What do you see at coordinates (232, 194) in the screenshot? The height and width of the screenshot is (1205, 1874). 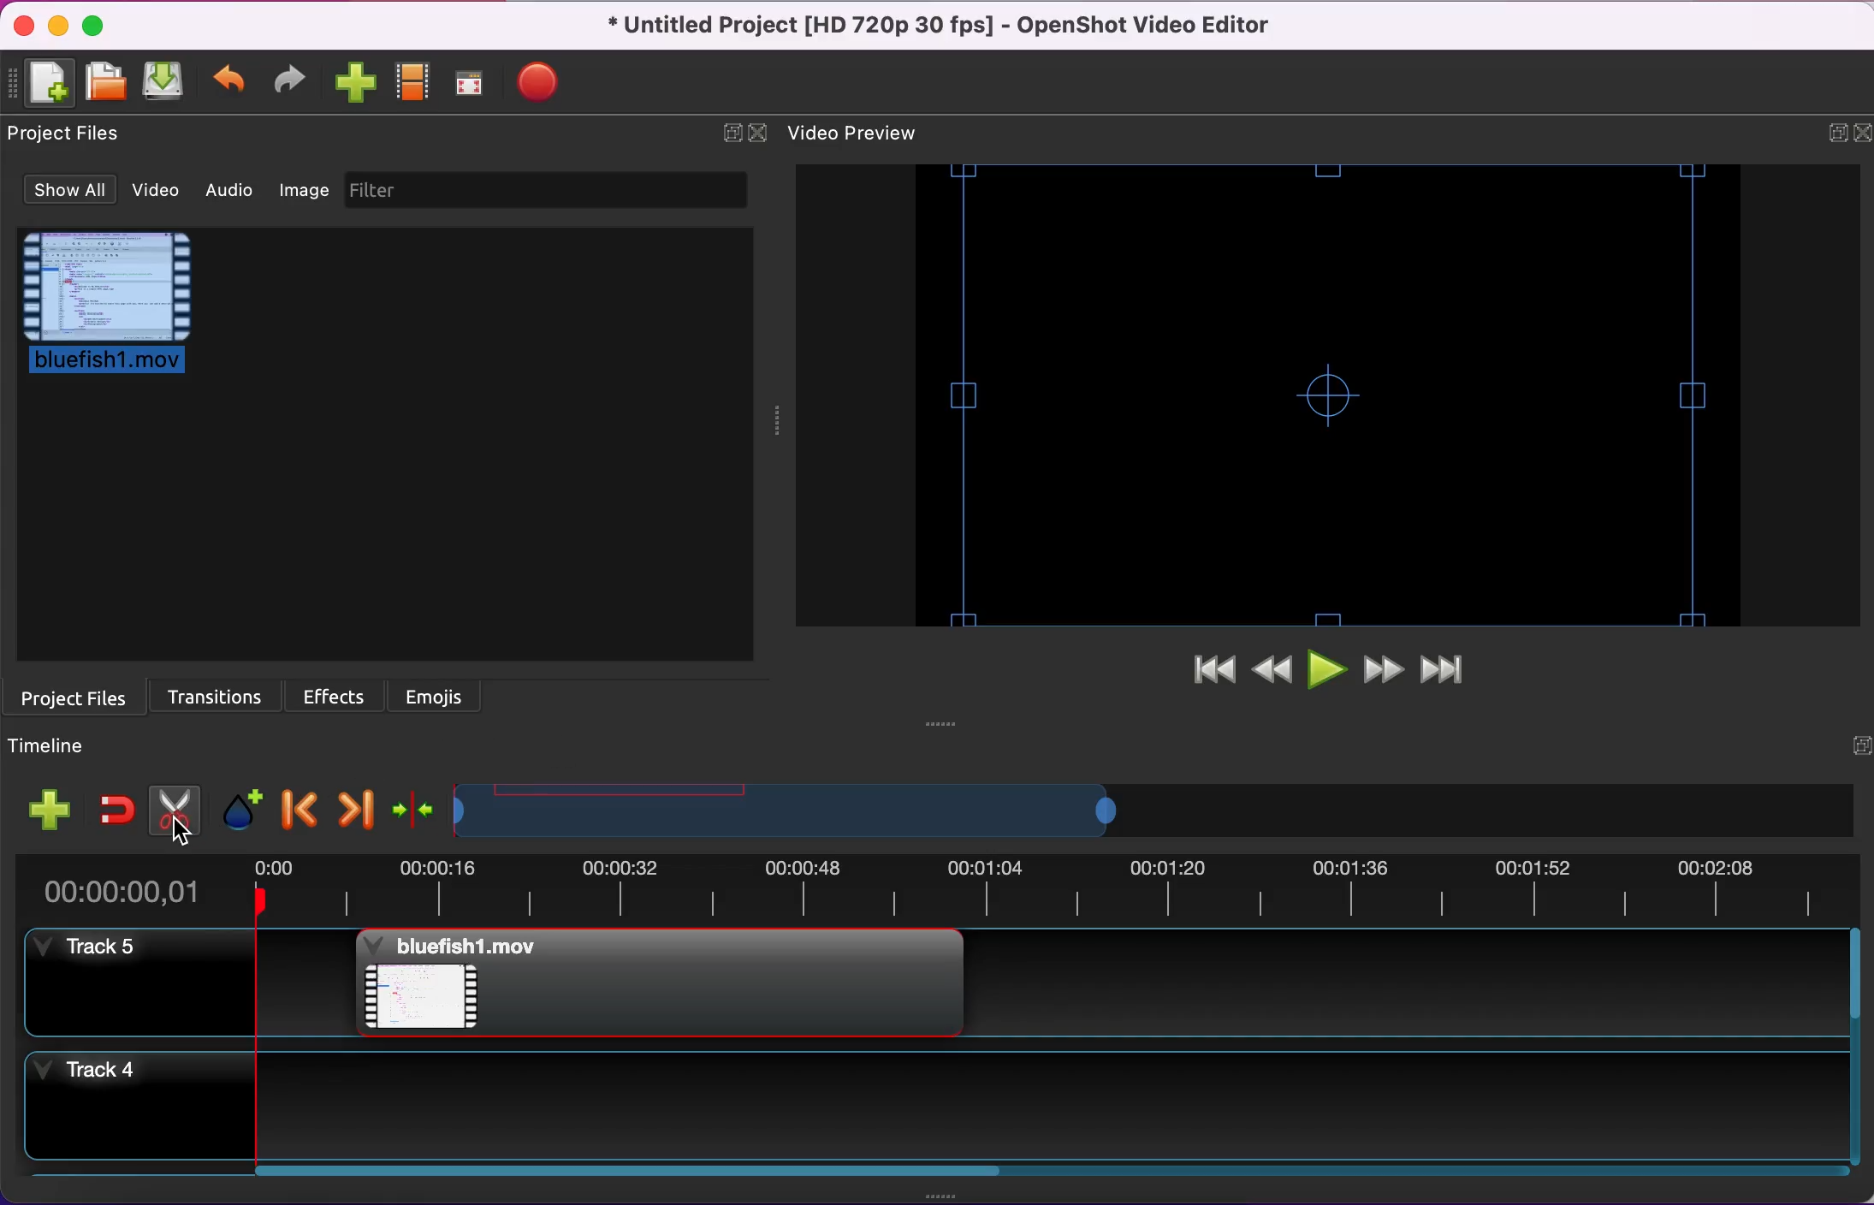 I see `audio` at bounding box center [232, 194].